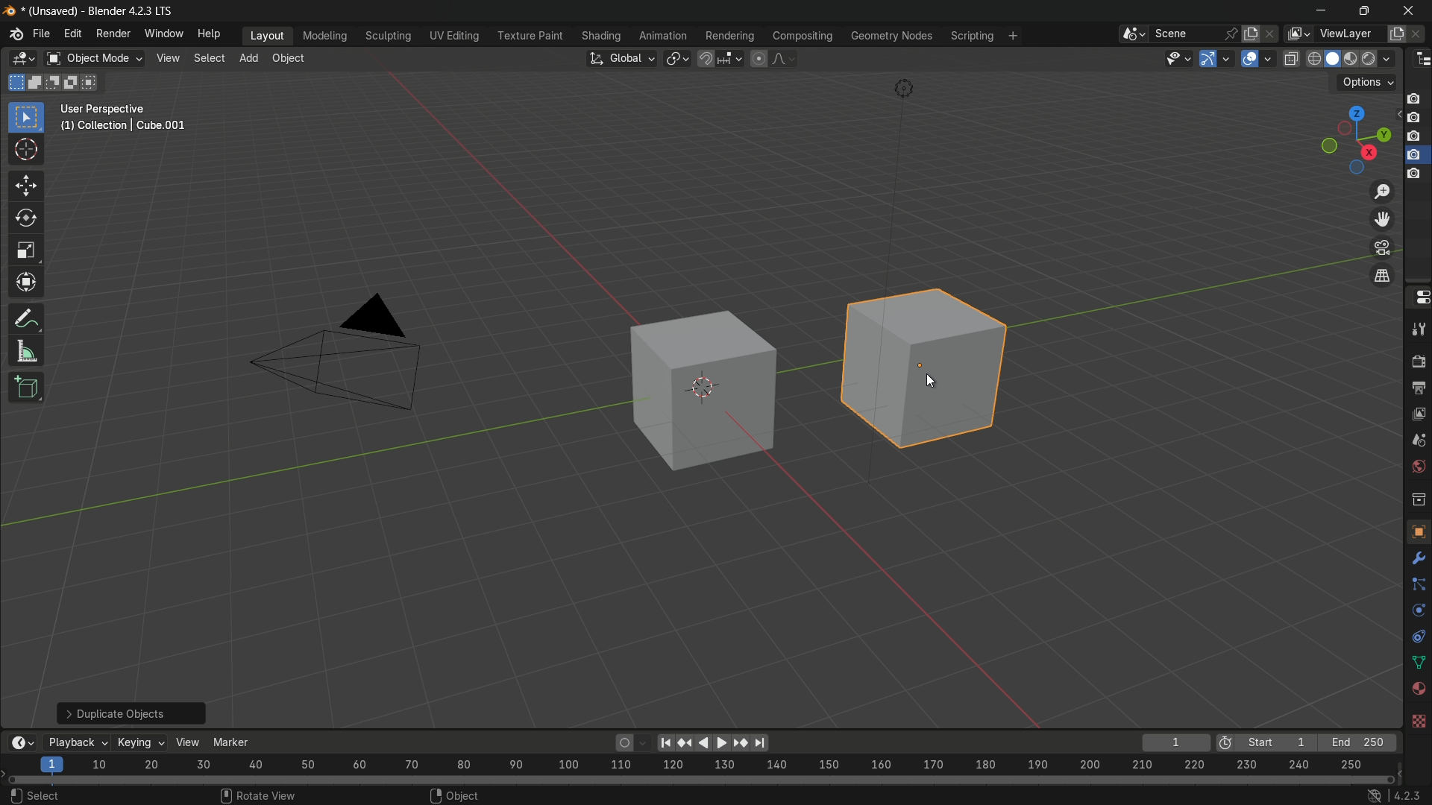 This screenshot has height=805, width=1432. I want to click on texture paint menu, so click(527, 37).